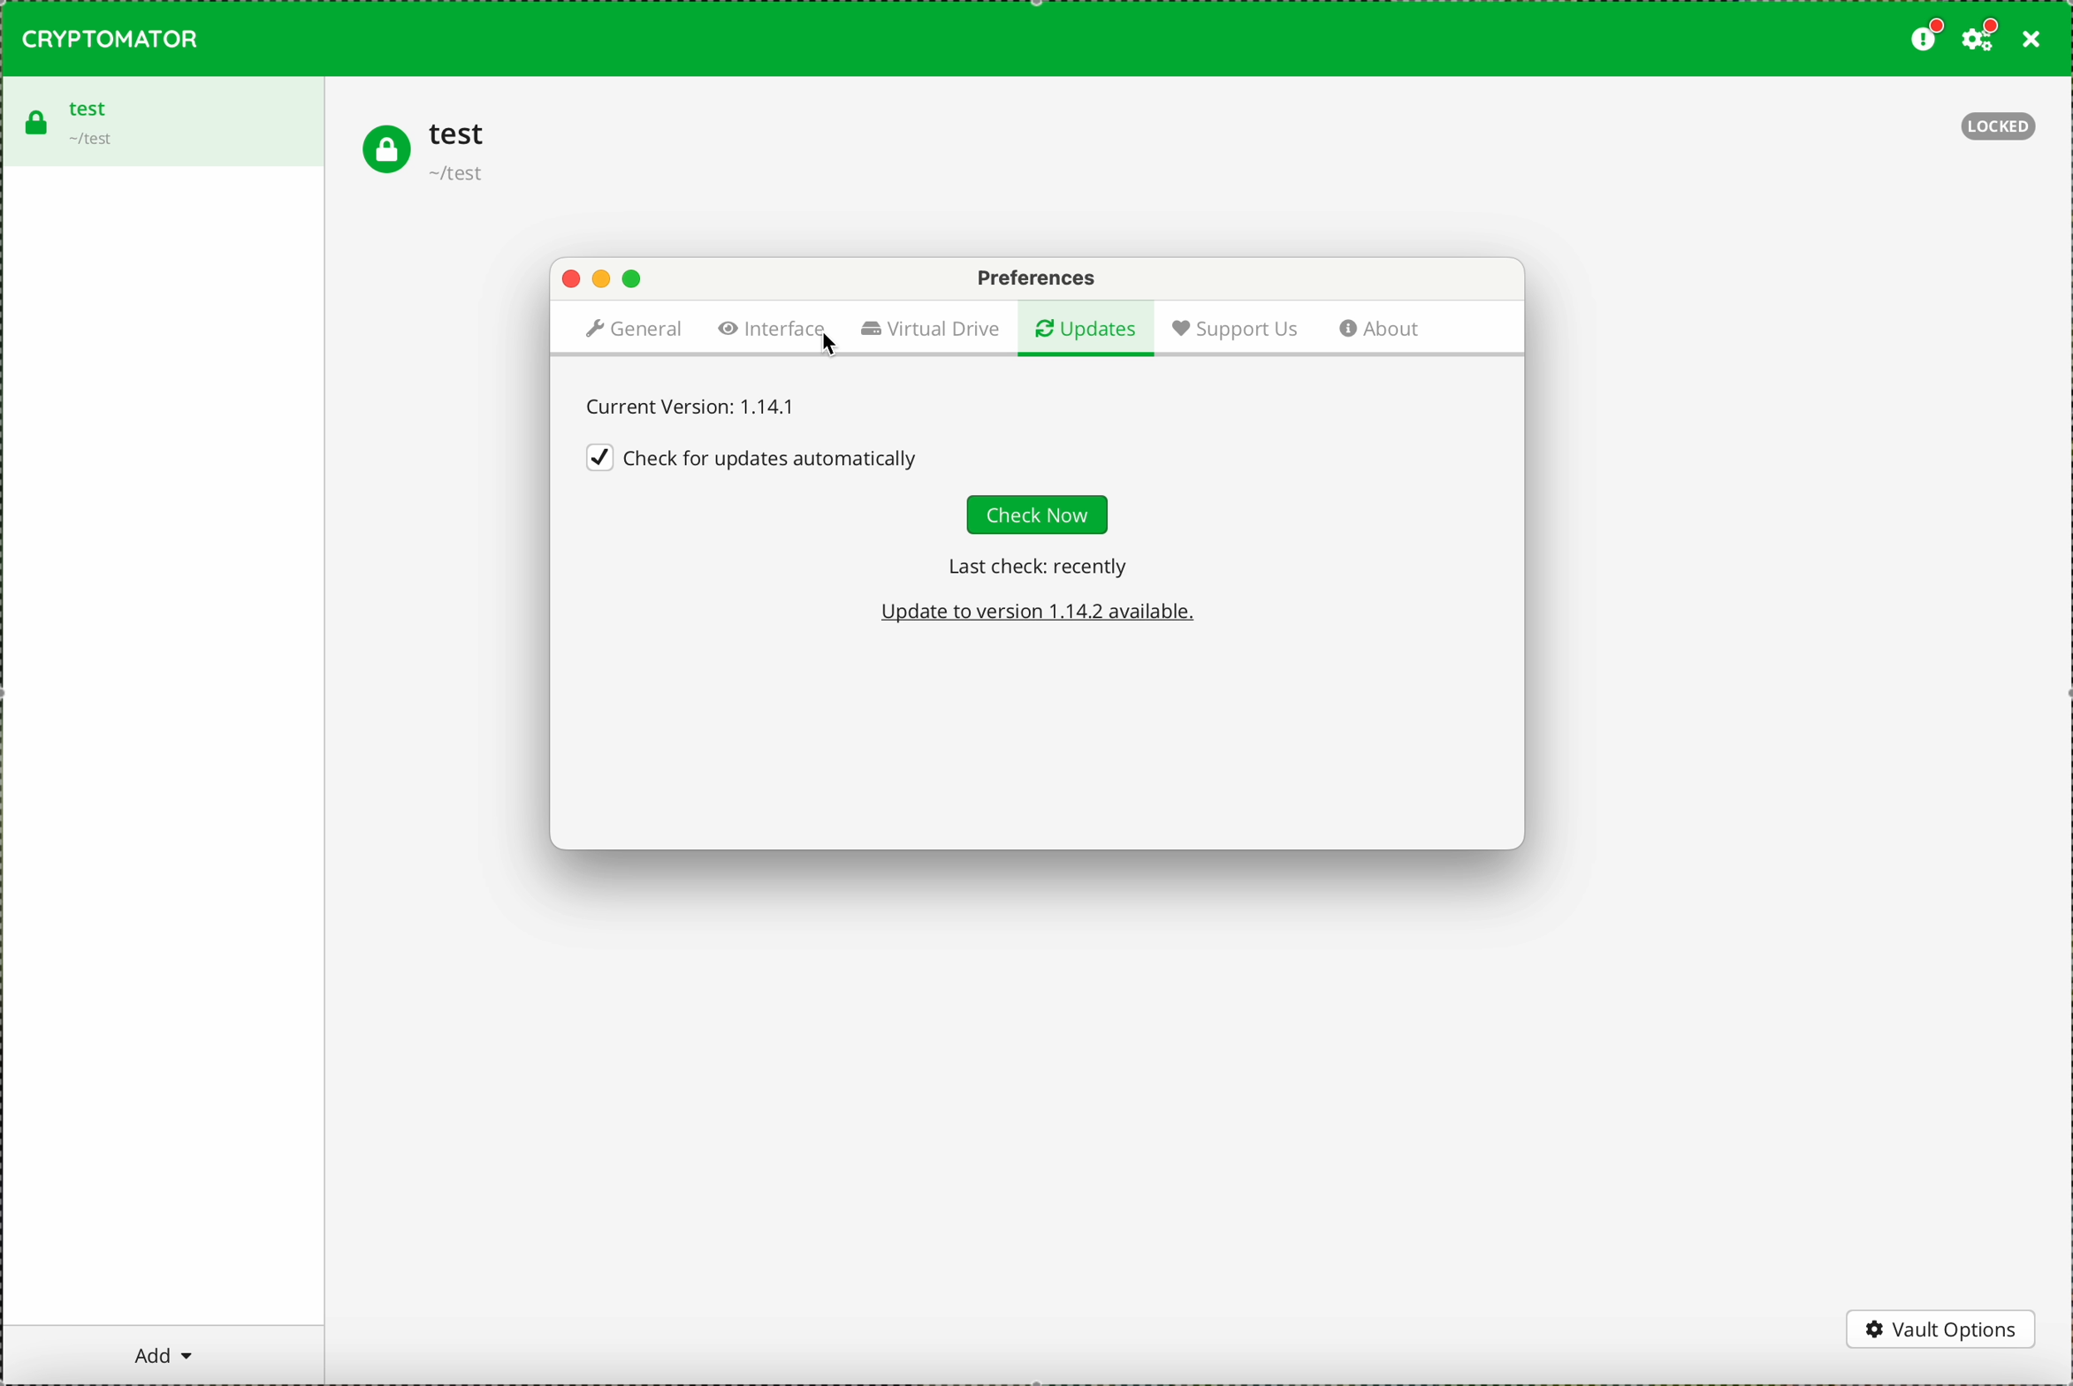 The height and width of the screenshot is (1386, 2073). I want to click on test vault, so click(426, 151).